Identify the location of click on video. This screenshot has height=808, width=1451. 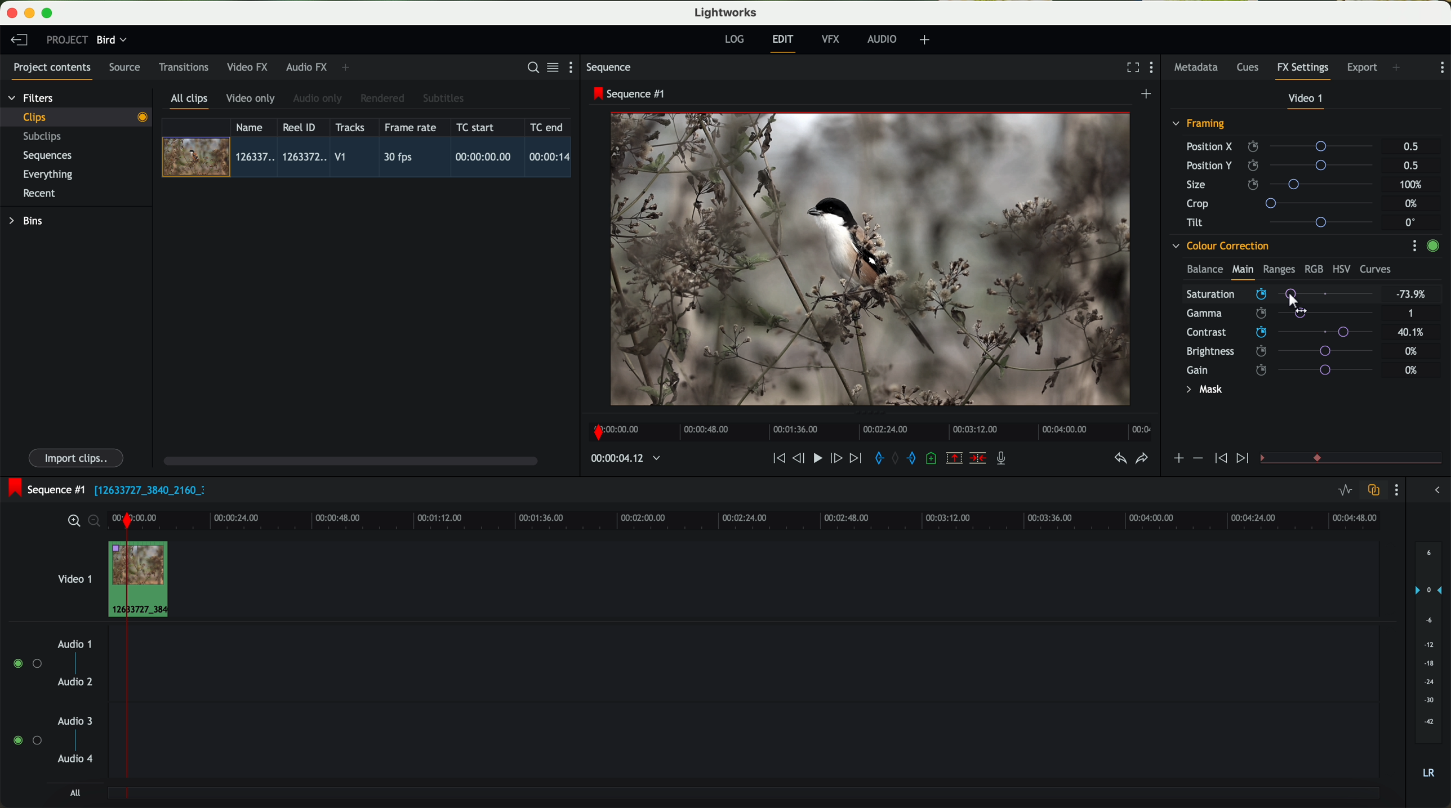
(370, 159).